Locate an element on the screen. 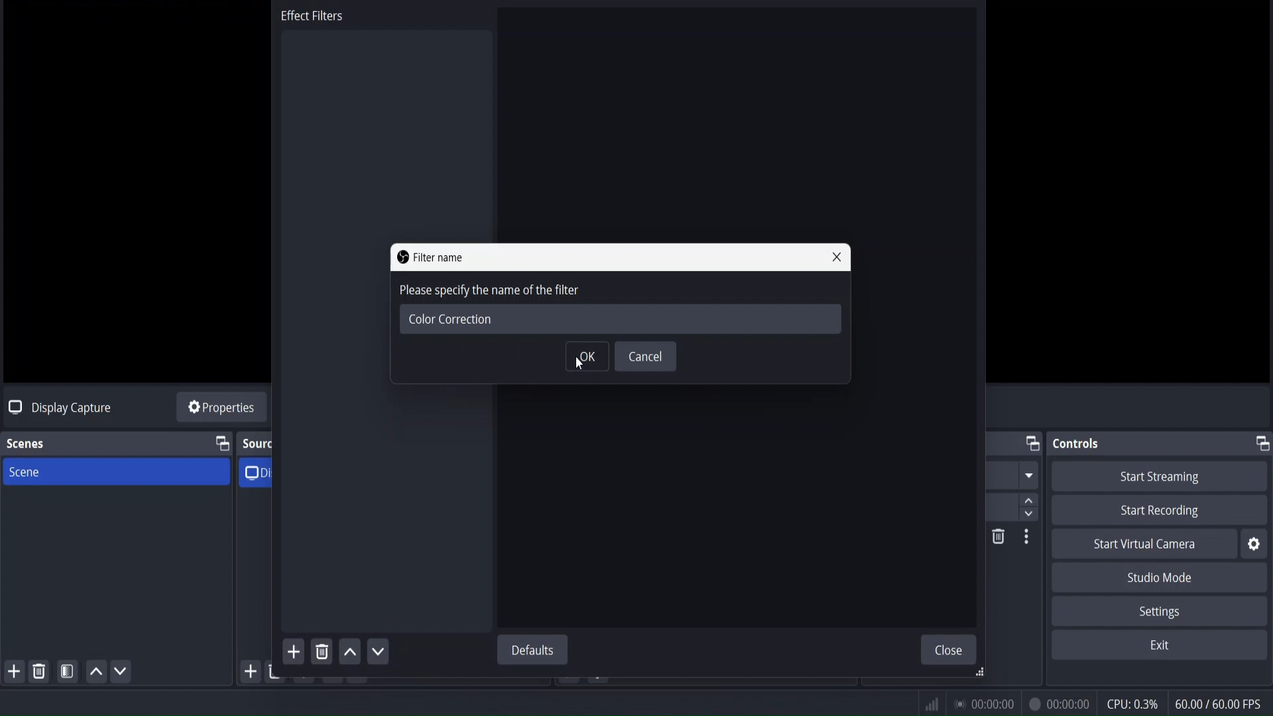  Please specify the name of the filter is located at coordinates (576, 292).